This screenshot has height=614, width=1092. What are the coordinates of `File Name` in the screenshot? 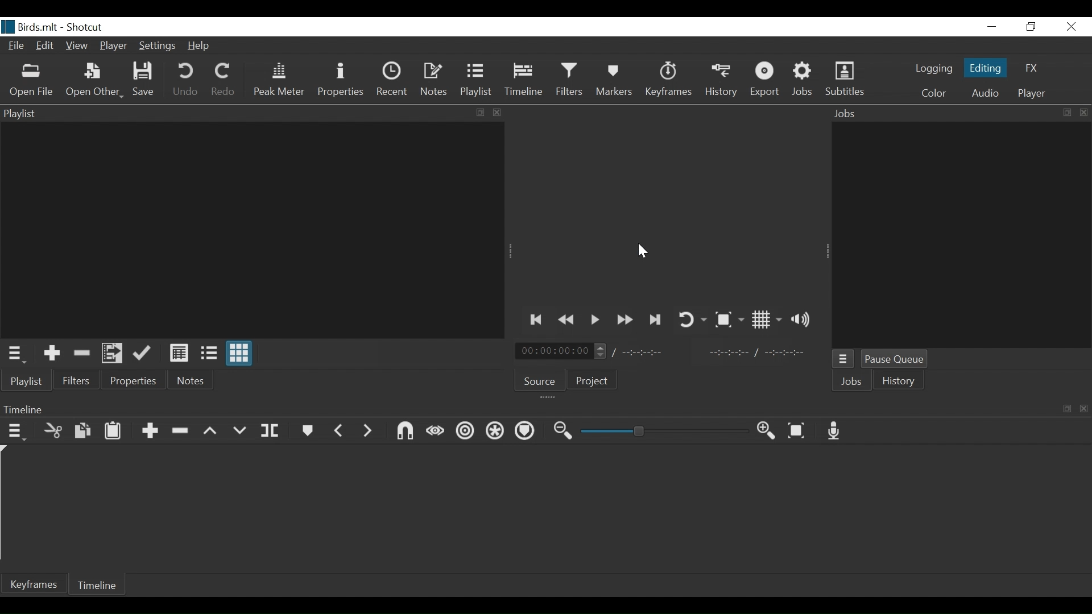 It's located at (30, 26).